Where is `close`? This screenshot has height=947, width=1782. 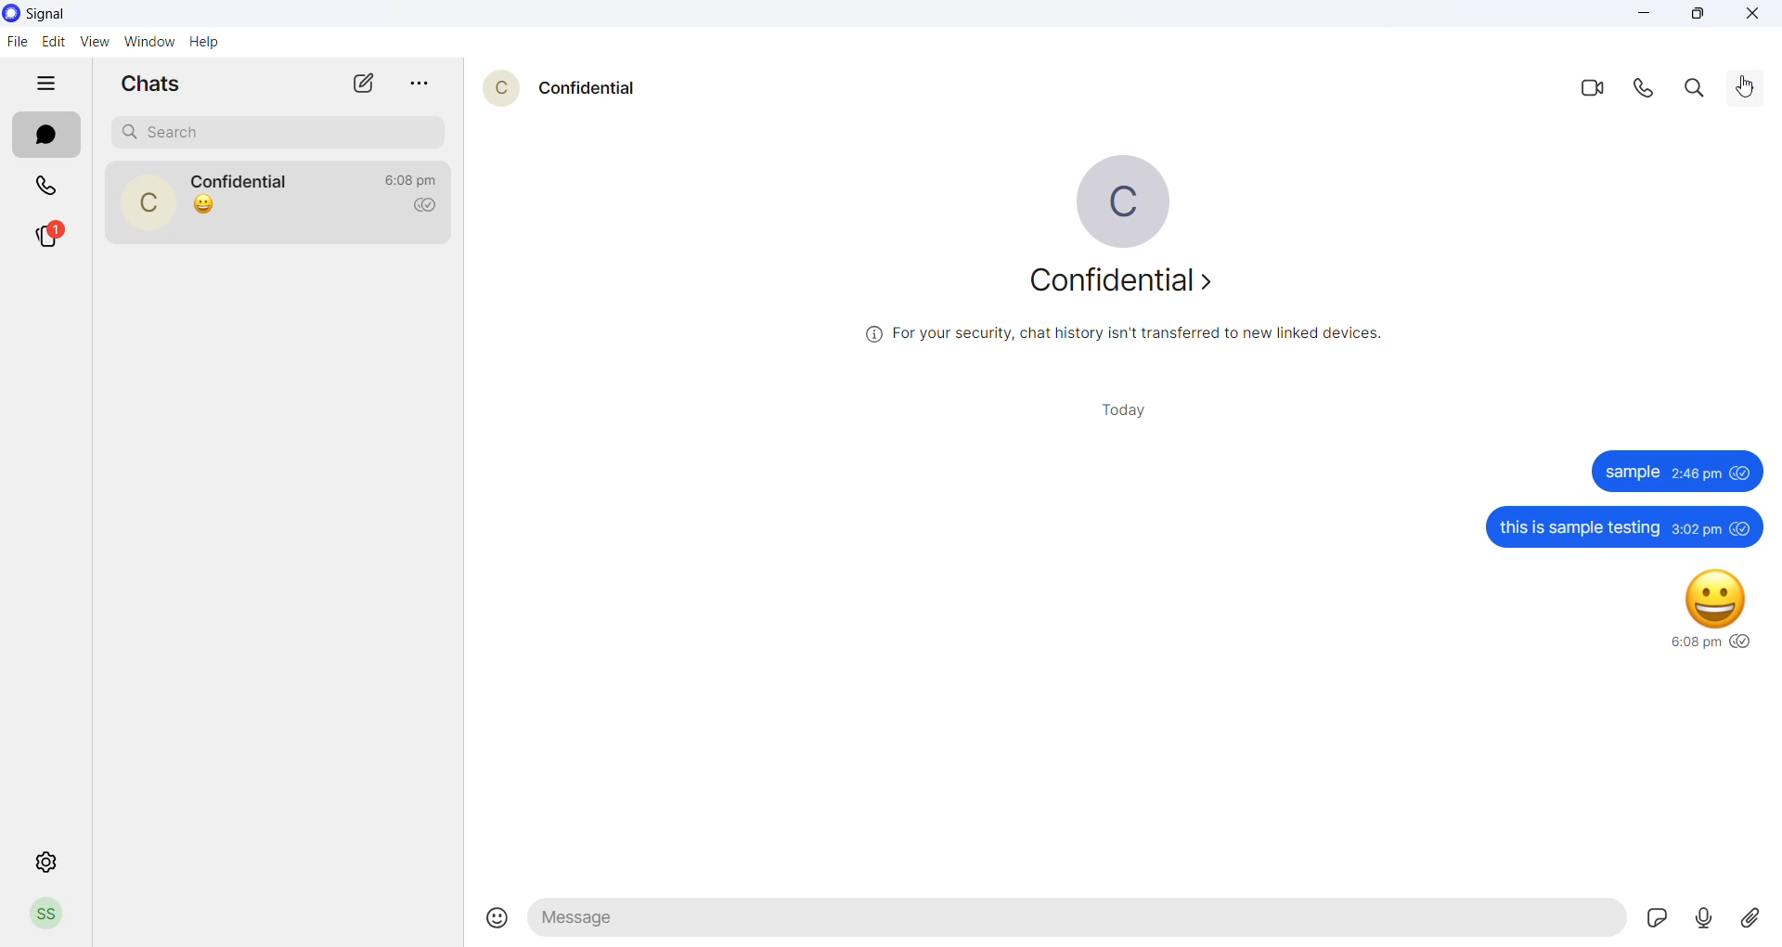 close is located at coordinates (1753, 11).